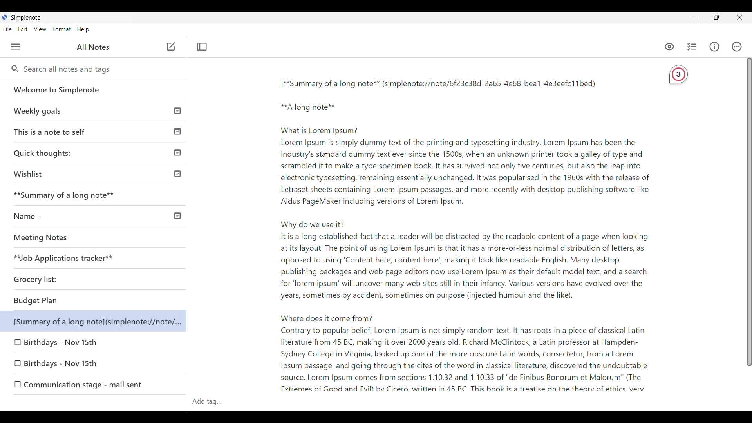  I want to click on Birthdays-Nov 15th, so click(63, 343).